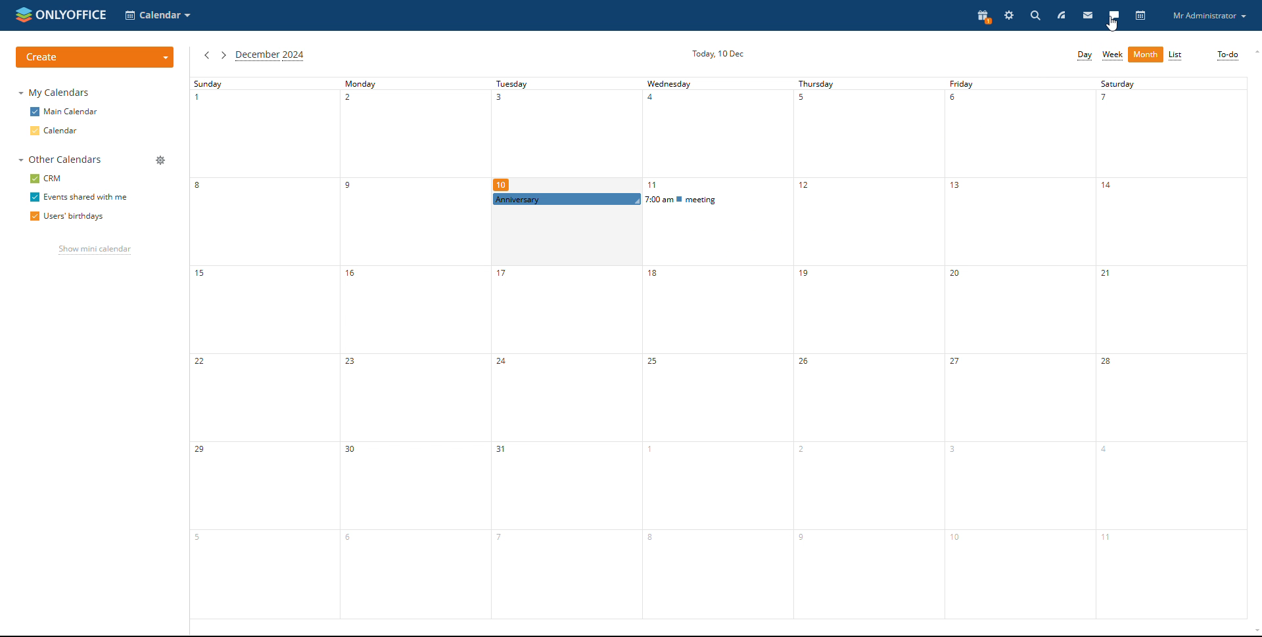 The width and height of the screenshot is (1262, 637). I want to click on month view, so click(1145, 55).